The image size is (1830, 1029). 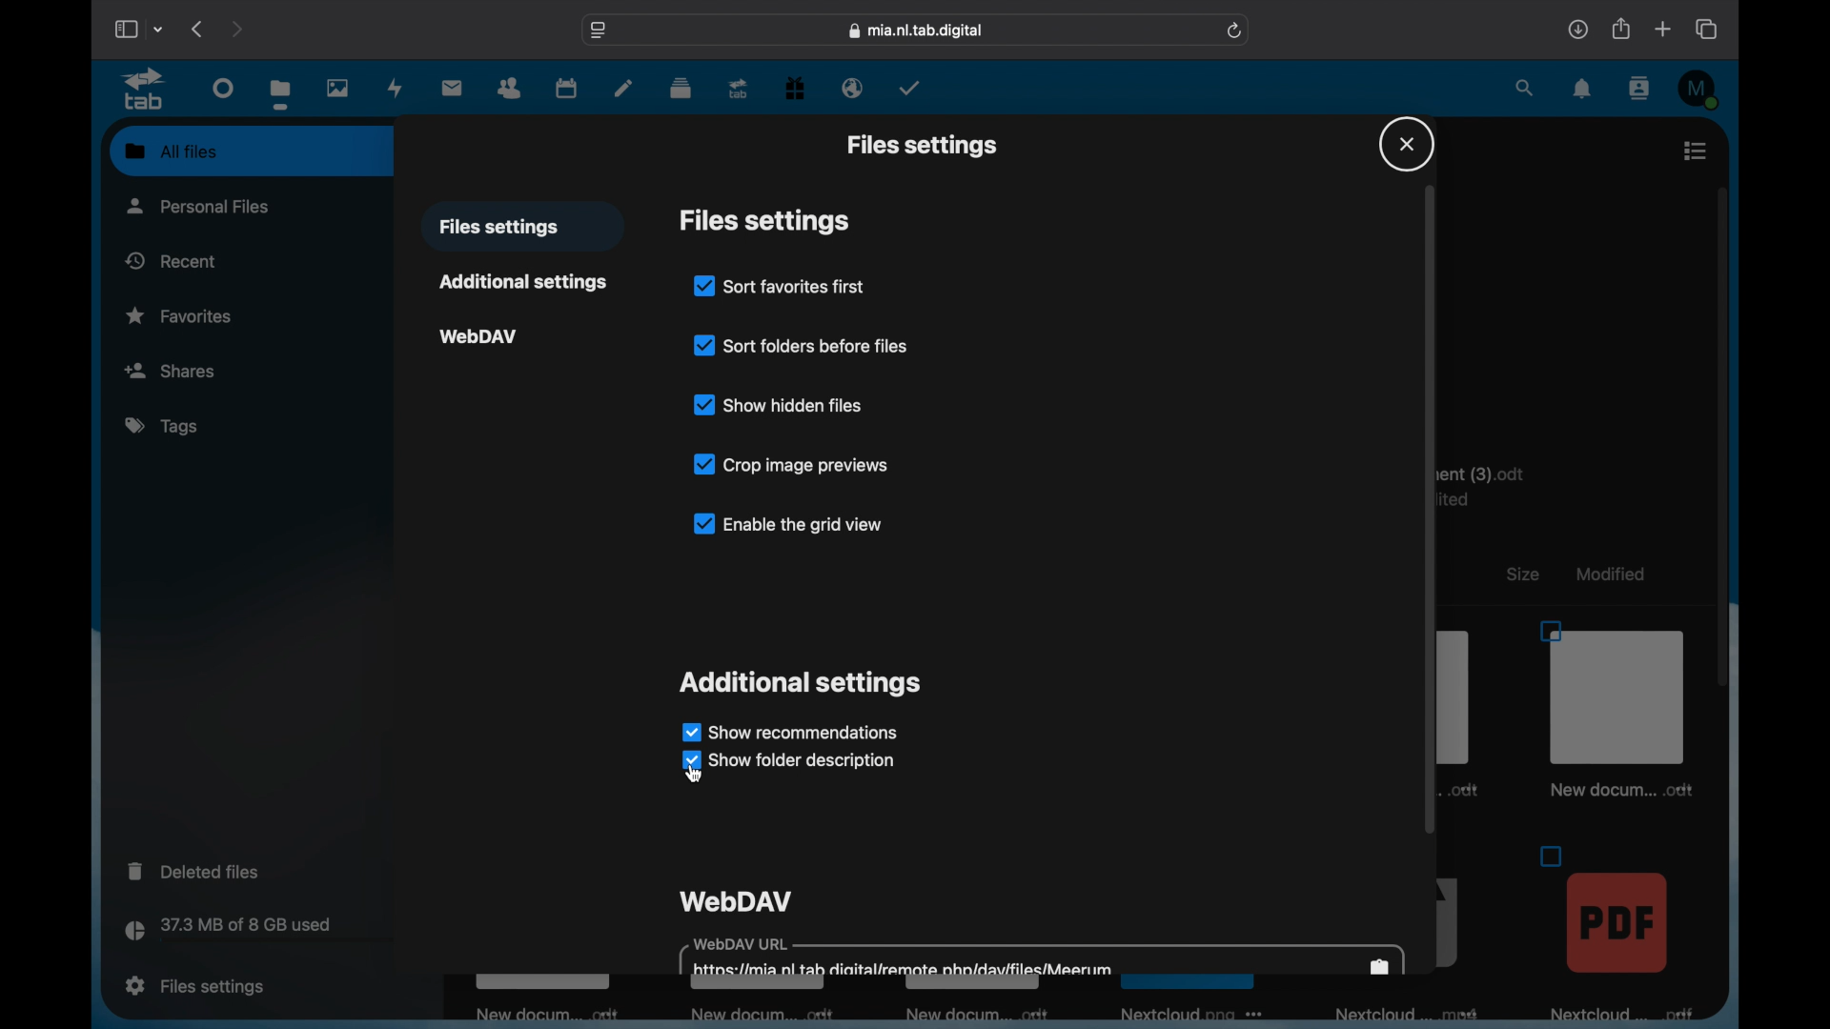 I want to click on sort folders before files, so click(x=801, y=346).